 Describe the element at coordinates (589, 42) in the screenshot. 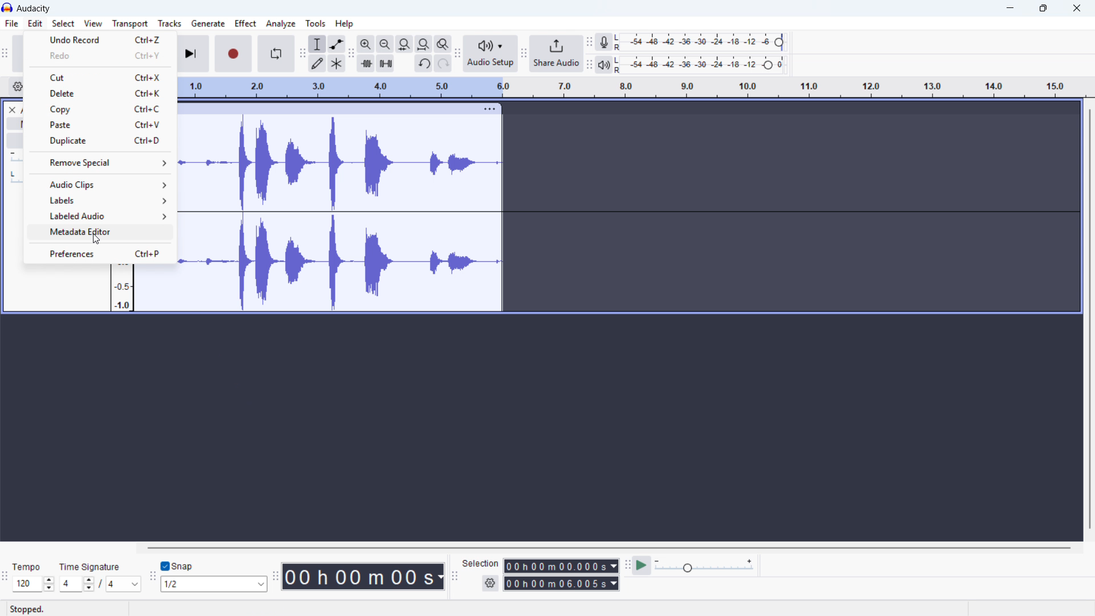

I see `recording meter toolbar` at that location.